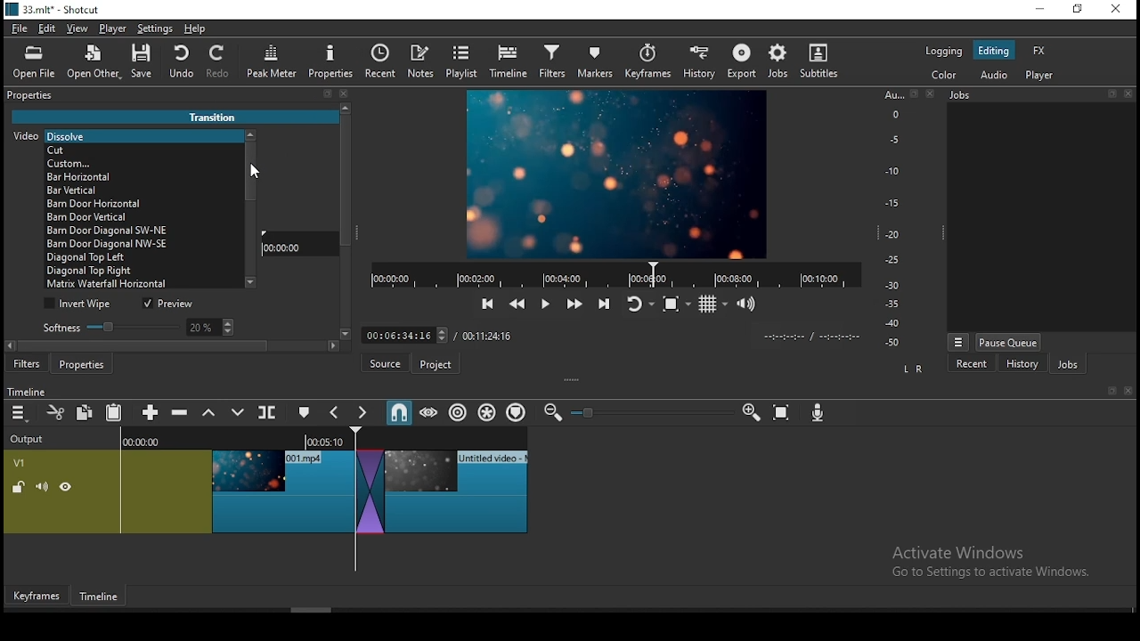 Image resolution: width=1140 pixels, height=641 pixels. Describe the element at coordinates (145, 151) in the screenshot. I see `transition option` at that location.